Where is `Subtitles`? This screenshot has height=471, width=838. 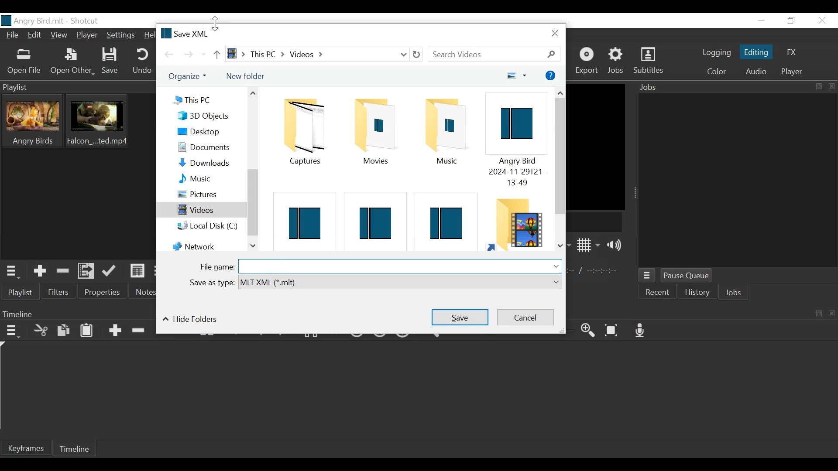 Subtitles is located at coordinates (648, 61).